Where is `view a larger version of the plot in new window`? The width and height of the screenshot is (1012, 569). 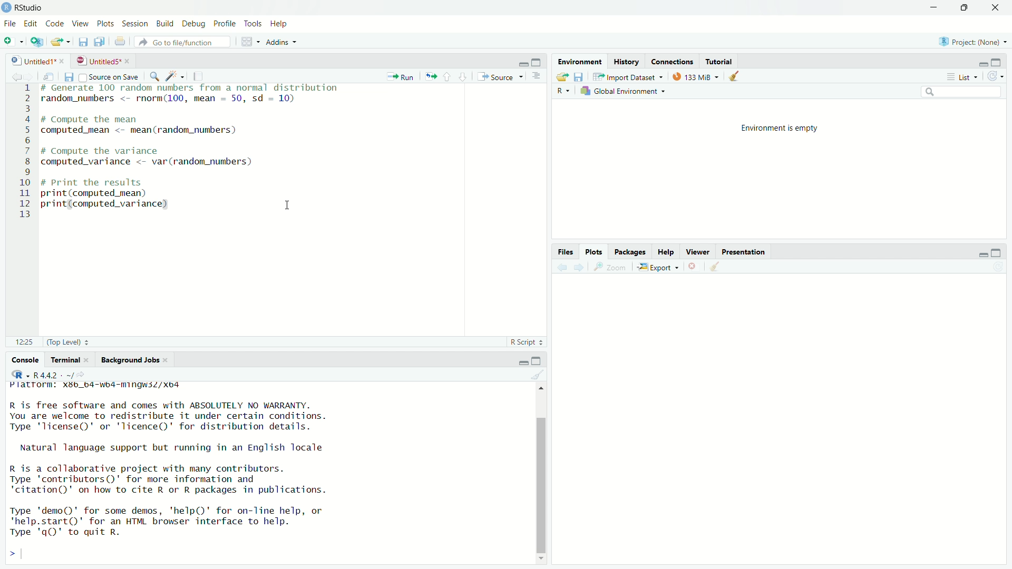
view a larger version of the plot in new window is located at coordinates (612, 269).